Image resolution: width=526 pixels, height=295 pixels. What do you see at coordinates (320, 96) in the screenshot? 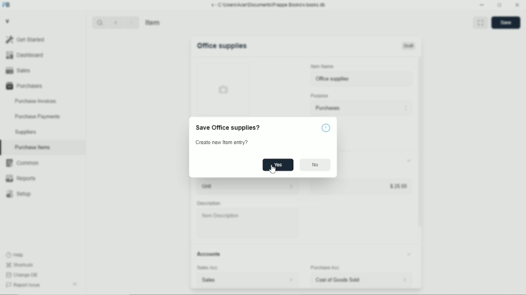
I see `purpose` at bounding box center [320, 96].